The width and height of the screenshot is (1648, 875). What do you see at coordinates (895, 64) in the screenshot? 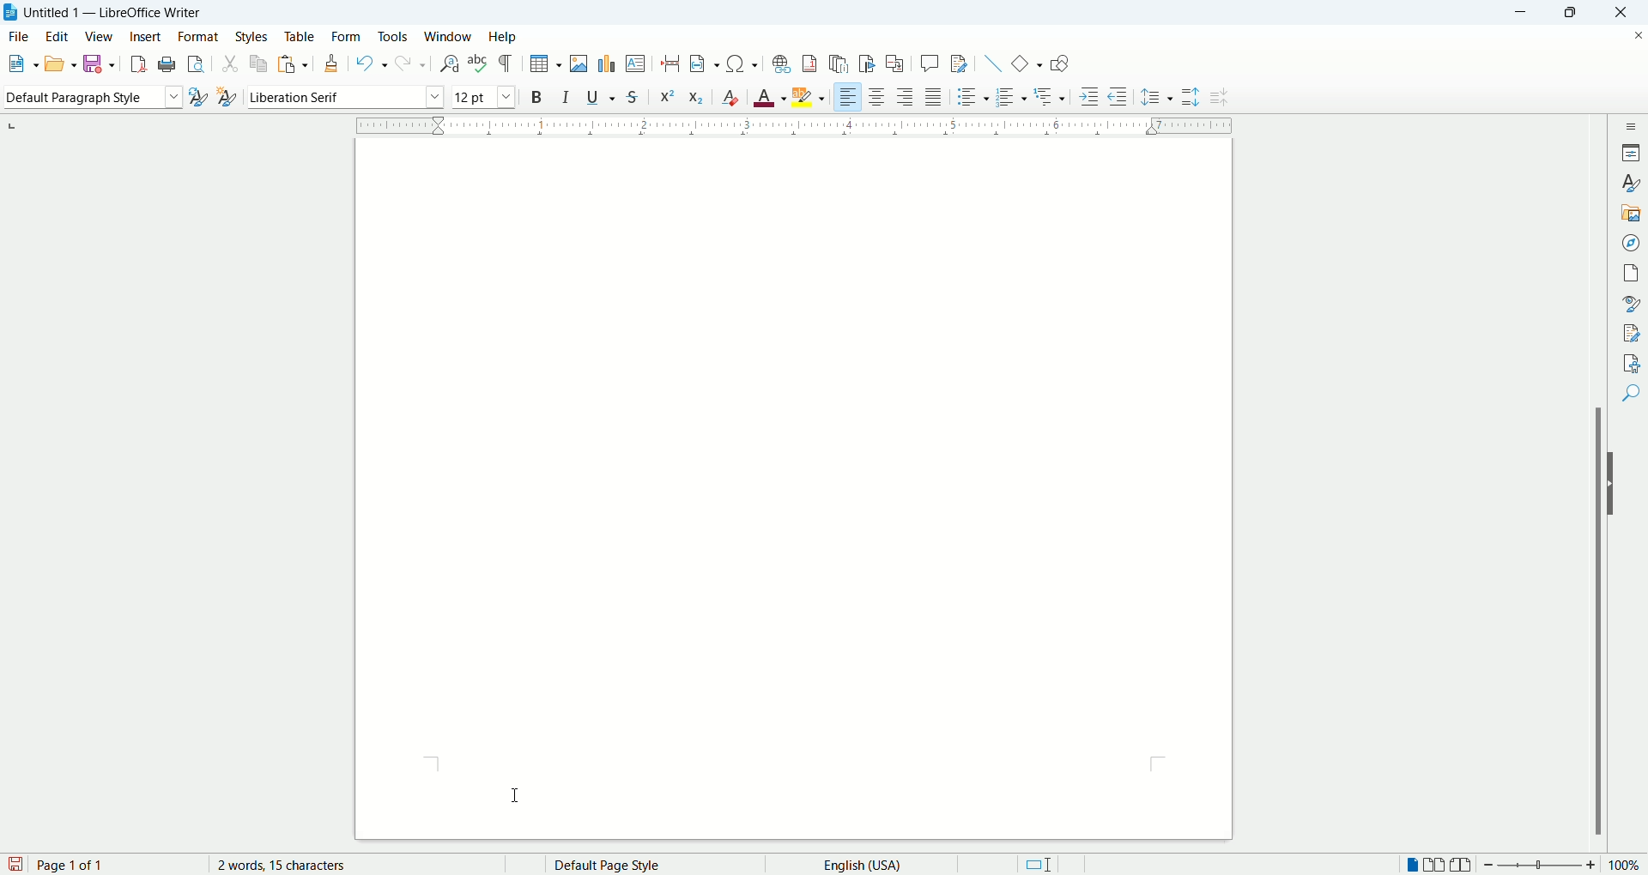
I see `insert cross references` at bounding box center [895, 64].